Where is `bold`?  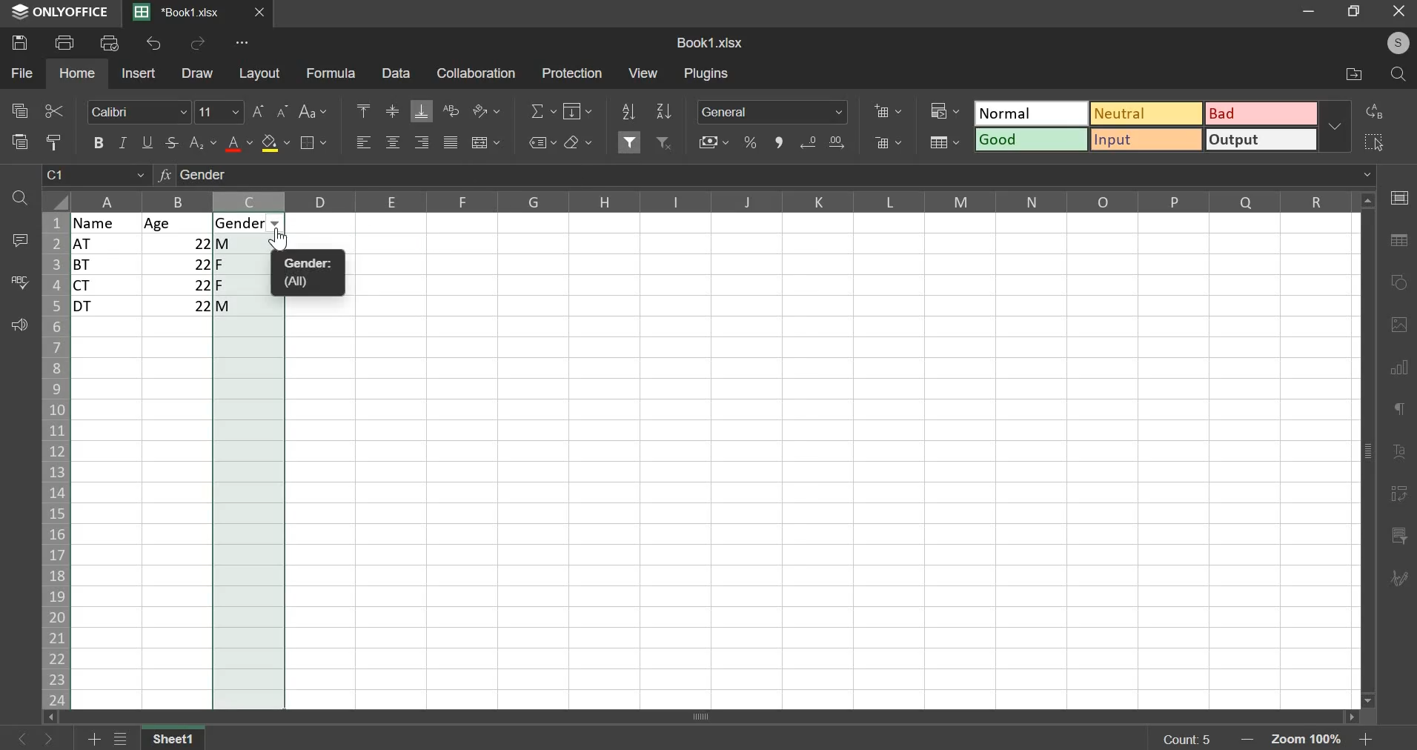 bold is located at coordinates (98, 141).